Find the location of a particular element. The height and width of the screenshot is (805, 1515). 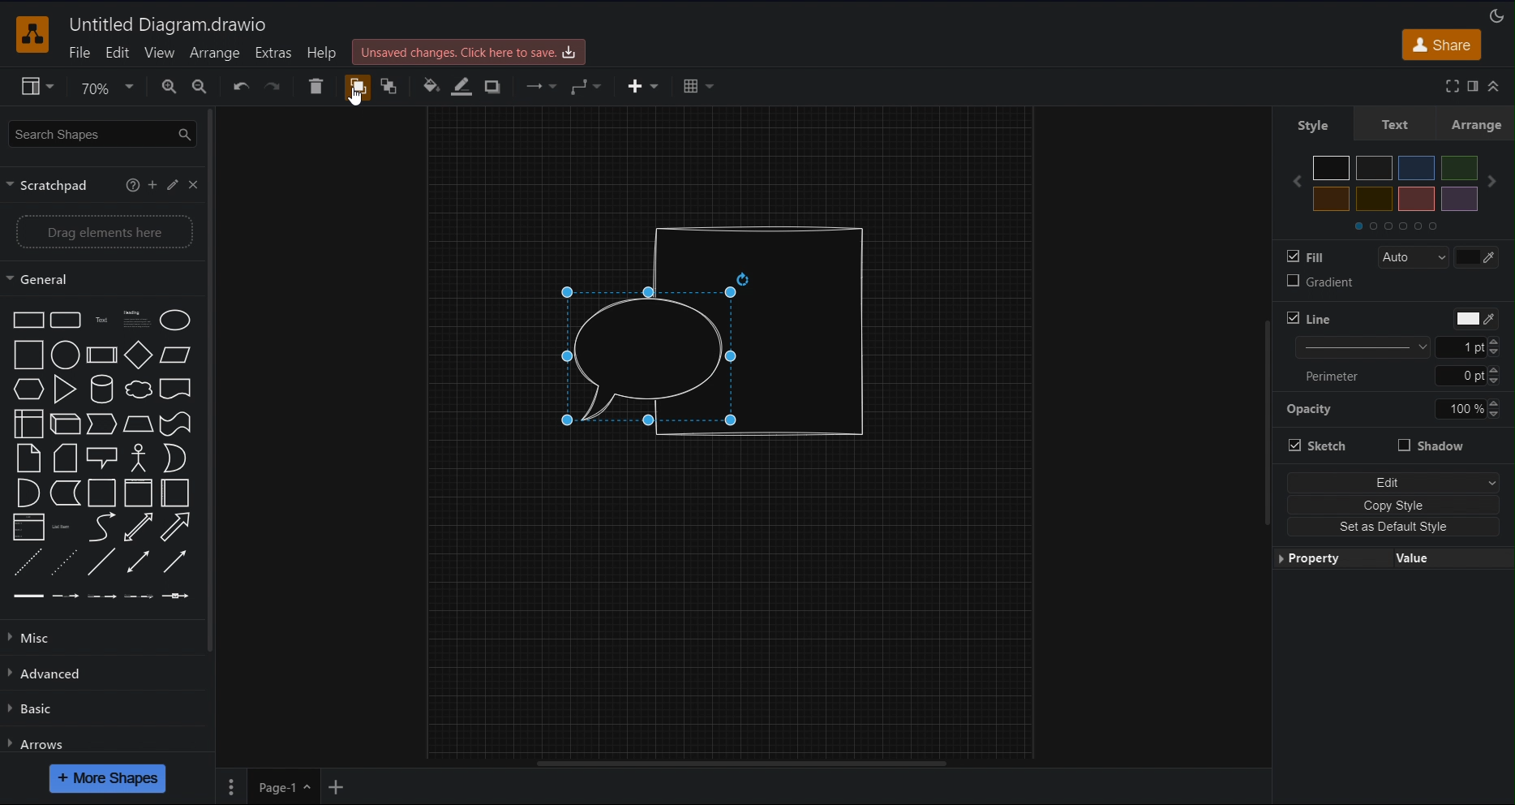

Set as Default Style is located at coordinates (1393, 527).